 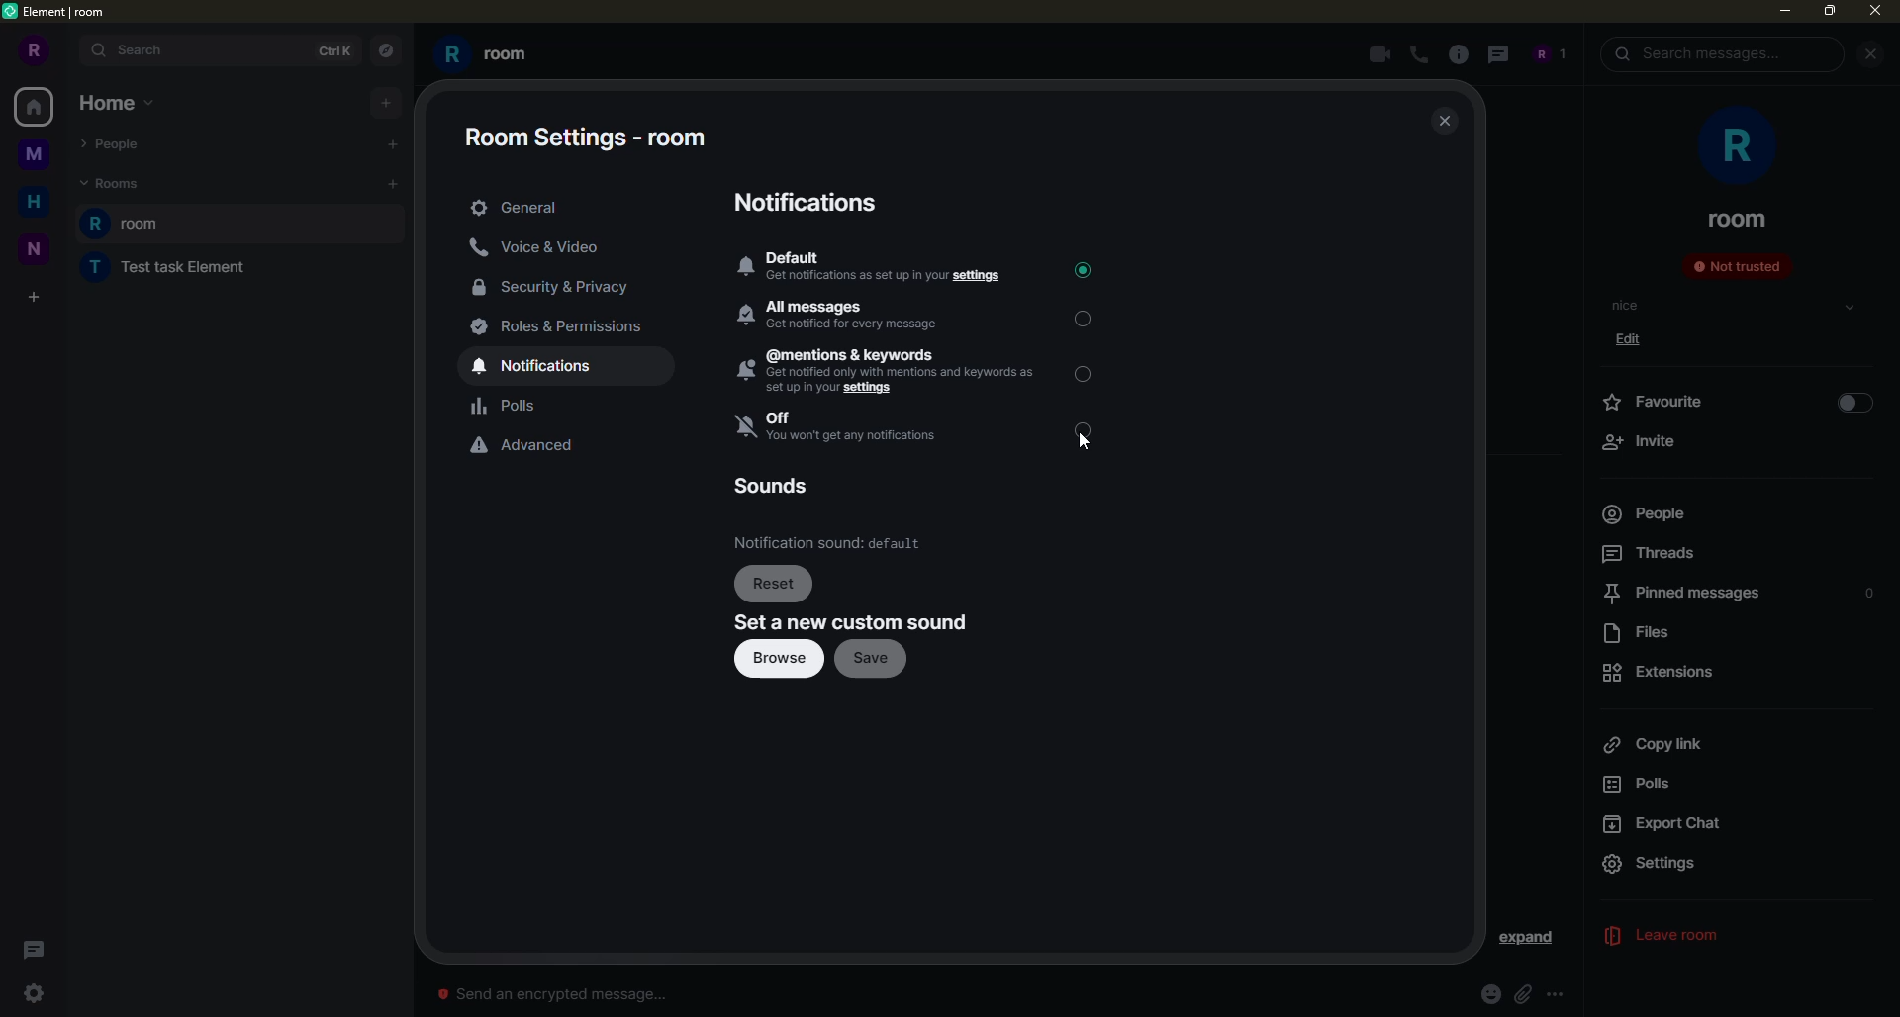 What do you see at coordinates (1646, 633) in the screenshot?
I see `files` at bounding box center [1646, 633].